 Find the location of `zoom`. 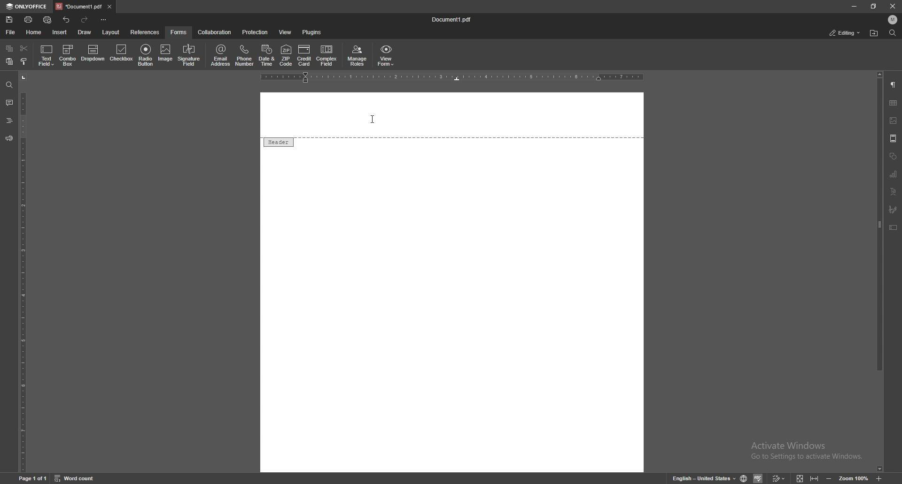

zoom is located at coordinates (855, 478).